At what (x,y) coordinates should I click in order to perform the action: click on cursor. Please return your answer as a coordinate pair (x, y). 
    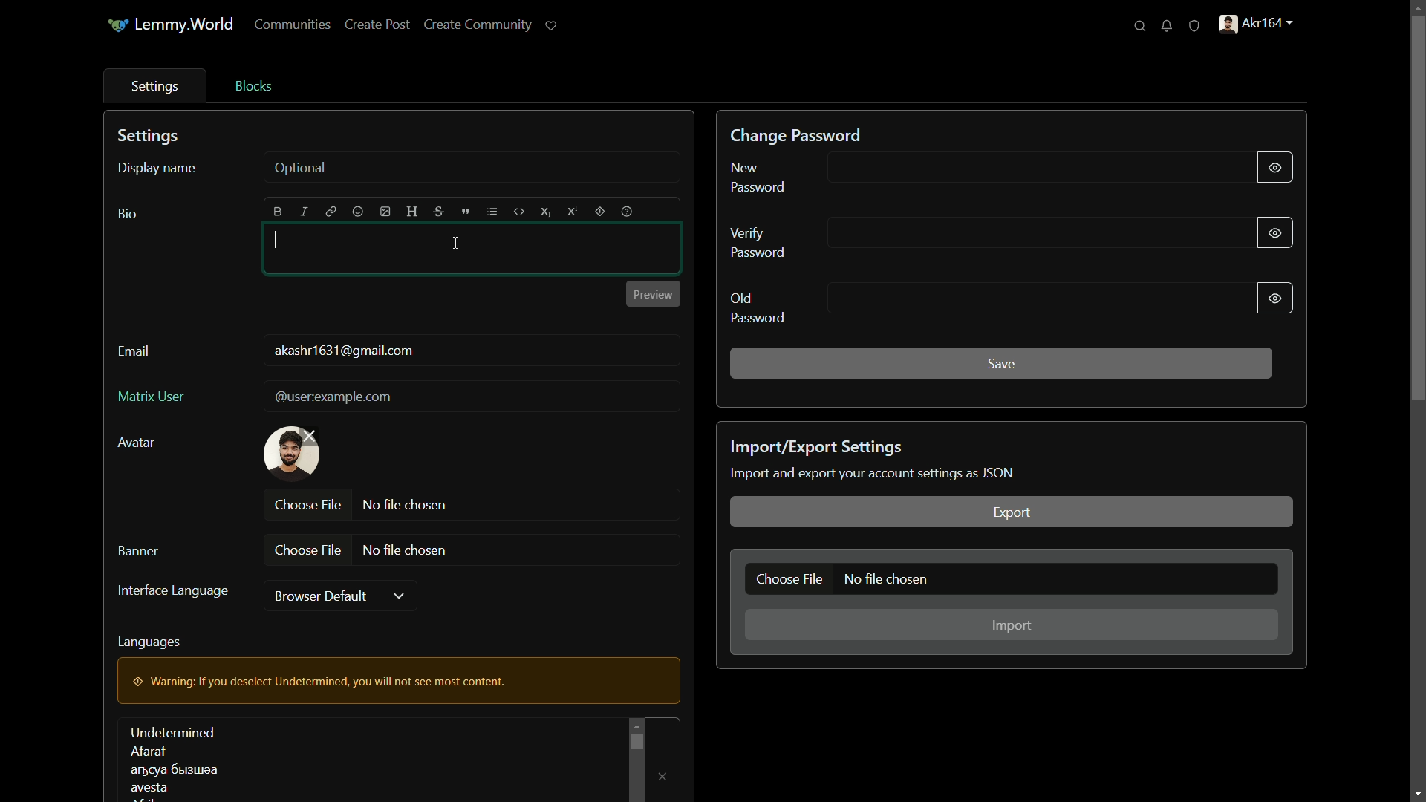
    Looking at the image, I should click on (278, 238).